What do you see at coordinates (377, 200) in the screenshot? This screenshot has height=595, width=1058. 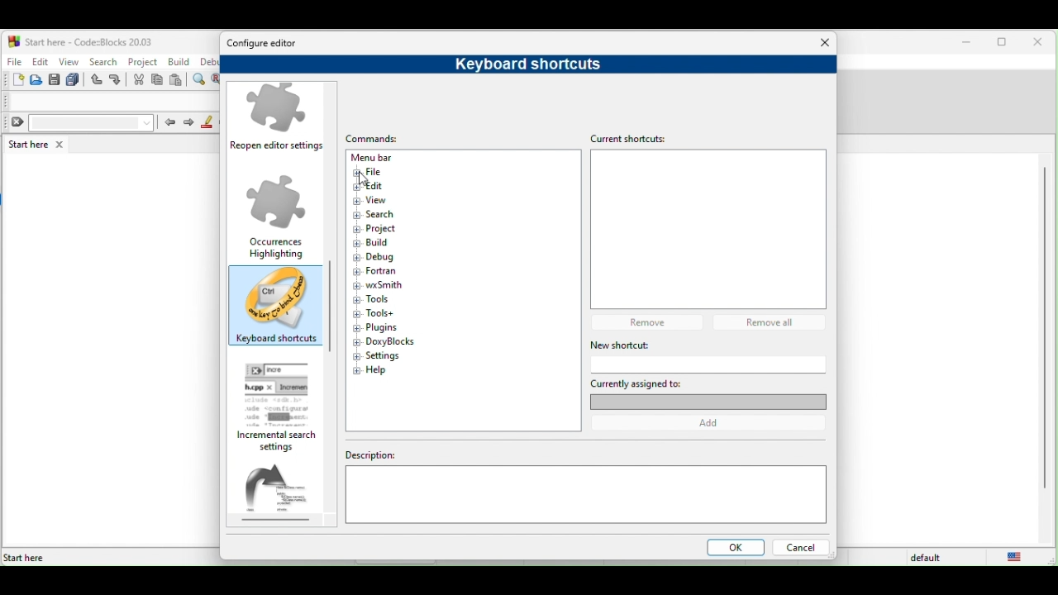 I see `view` at bounding box center [377, 200].